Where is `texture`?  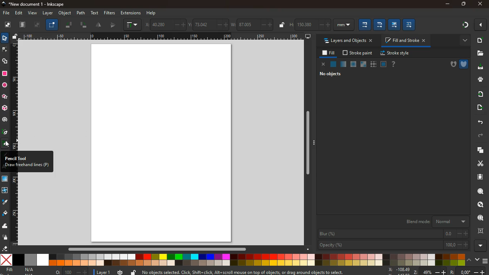 texture is located at coordinates (373, 64).